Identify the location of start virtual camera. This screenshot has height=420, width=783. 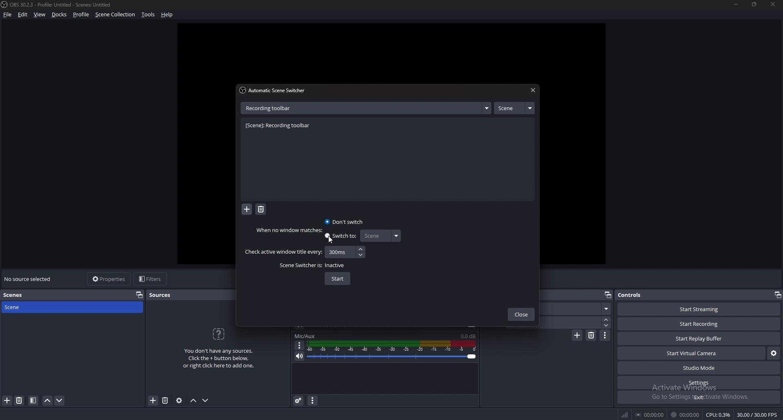
(692, 353).